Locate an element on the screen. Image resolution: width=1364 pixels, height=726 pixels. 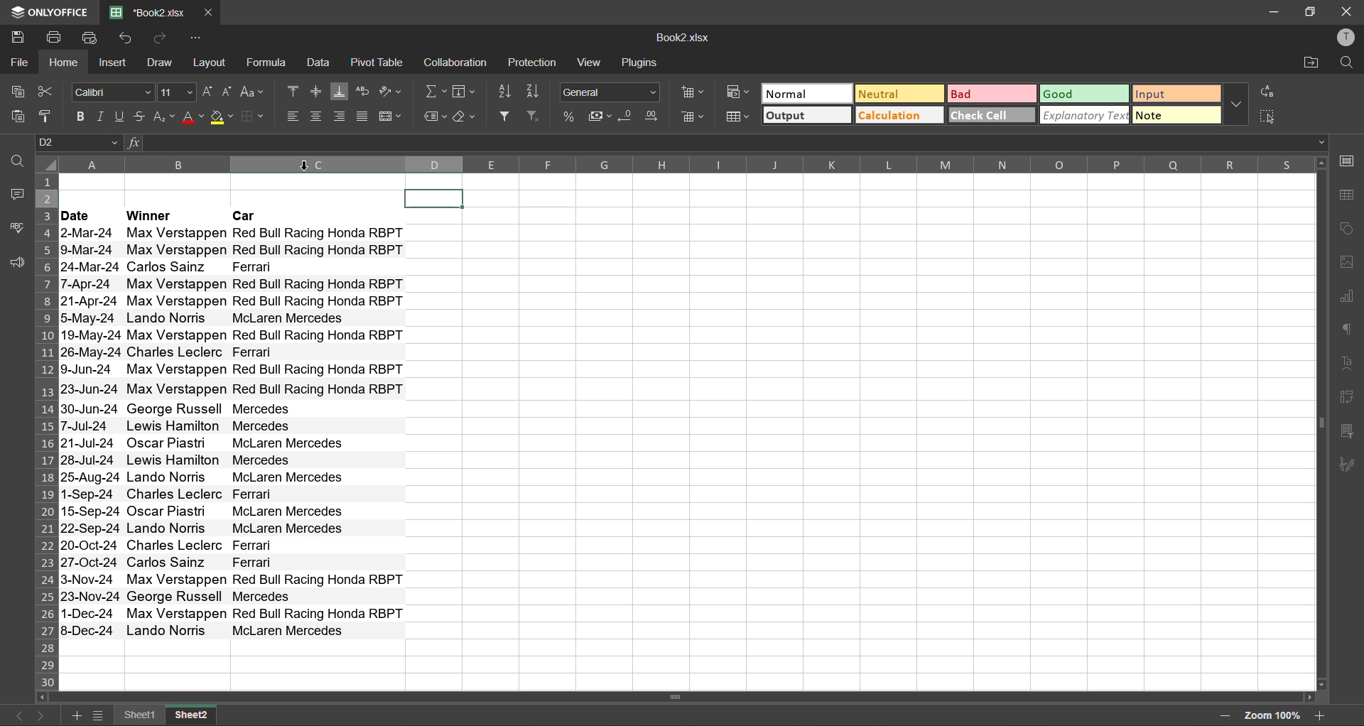
plugins is located at coordinates (639, 63).